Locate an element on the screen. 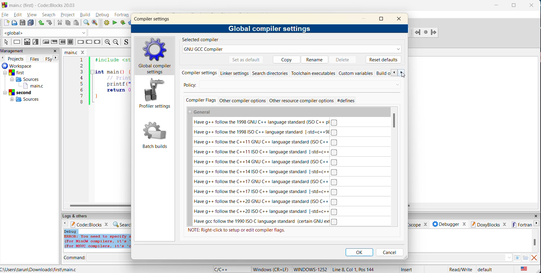  compiler settings is located at coordinates (197, 74).